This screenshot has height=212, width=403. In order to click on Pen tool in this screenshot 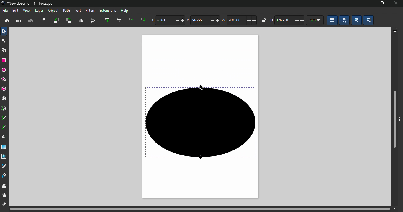, I will do `click(5, 108)`.